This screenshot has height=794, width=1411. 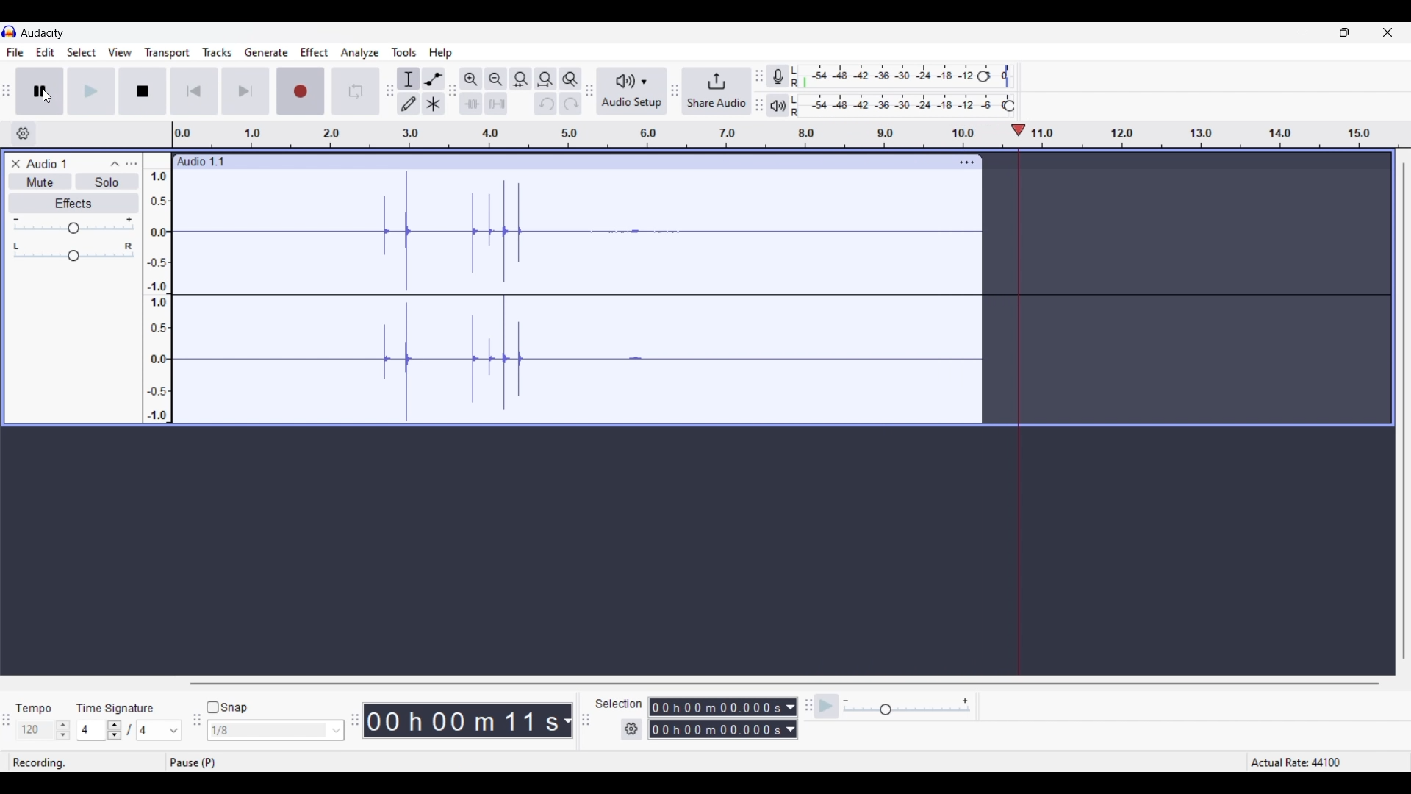 I want to click on Zoom in, so click(x=471, y=79).